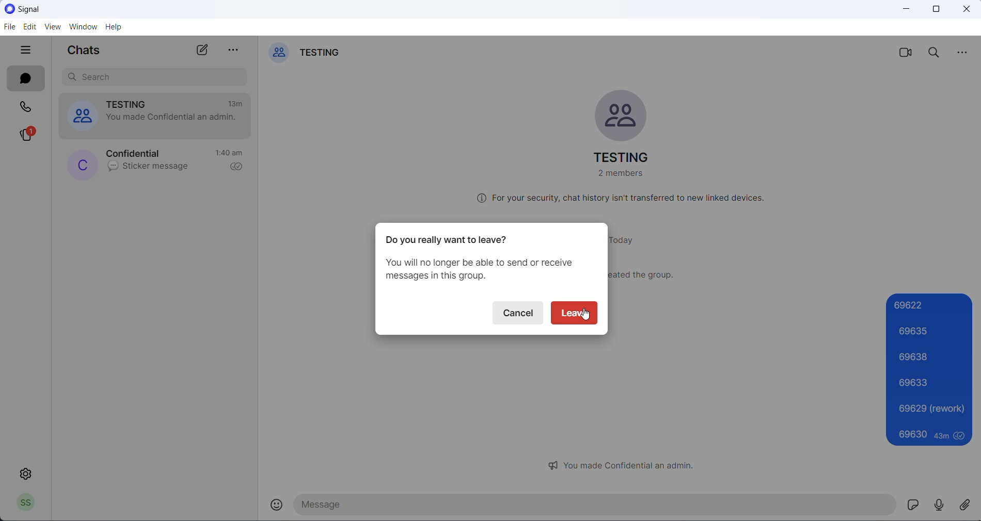 This screenshot has width=981, height=521. What do you see at coordinates (645, 274) in the screenshot?
I see `group creator` at bounding box center [645, 274].